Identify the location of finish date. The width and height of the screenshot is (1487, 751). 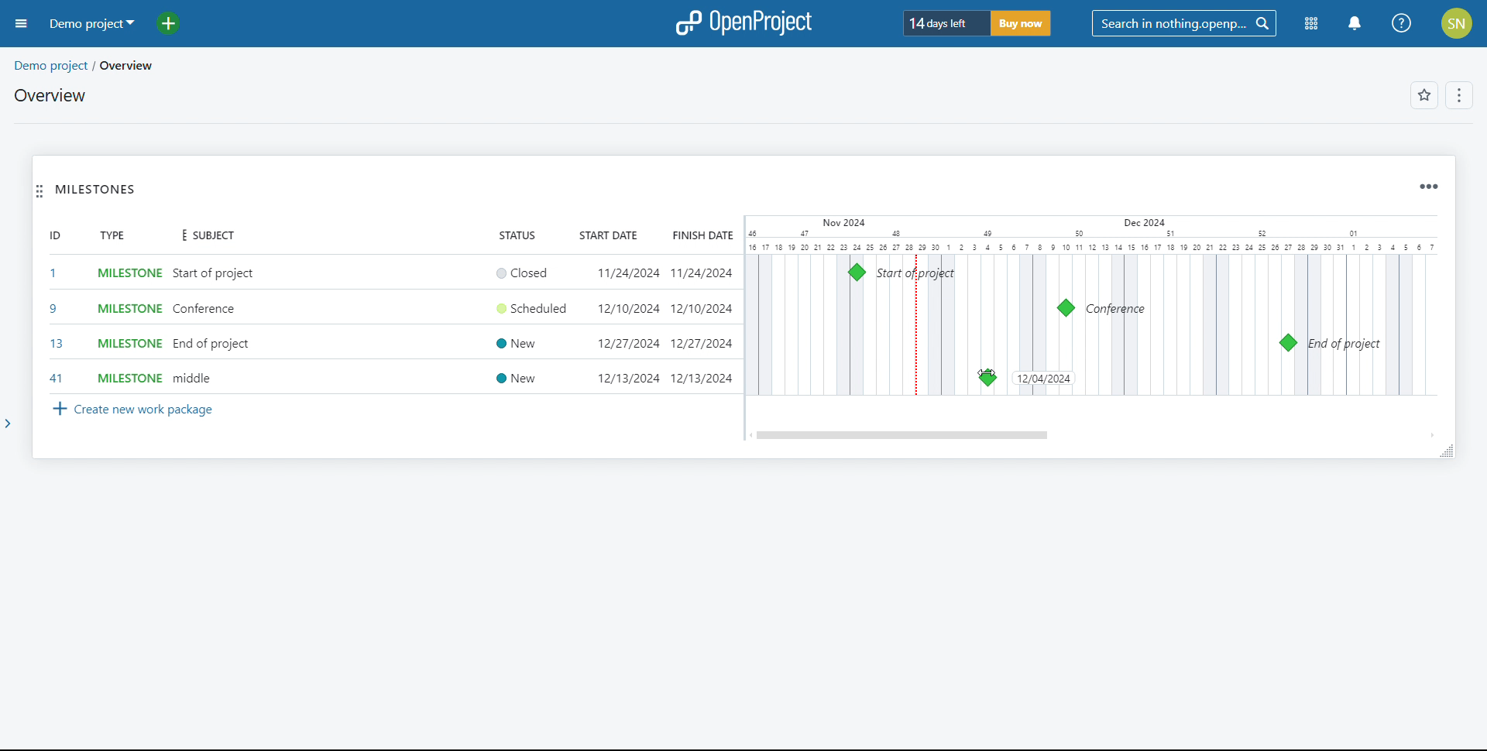
(700, 235).